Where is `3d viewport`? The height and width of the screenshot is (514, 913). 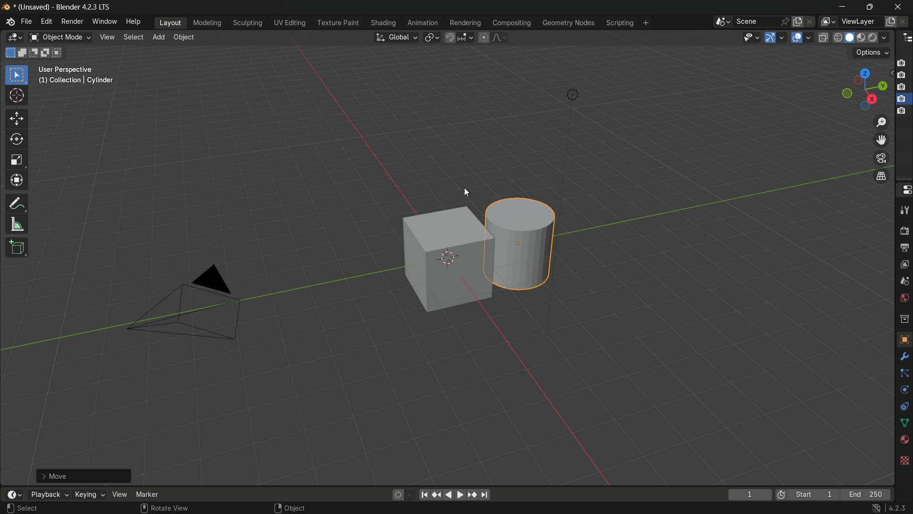 3d viewport is located at coordinates (14, 38).